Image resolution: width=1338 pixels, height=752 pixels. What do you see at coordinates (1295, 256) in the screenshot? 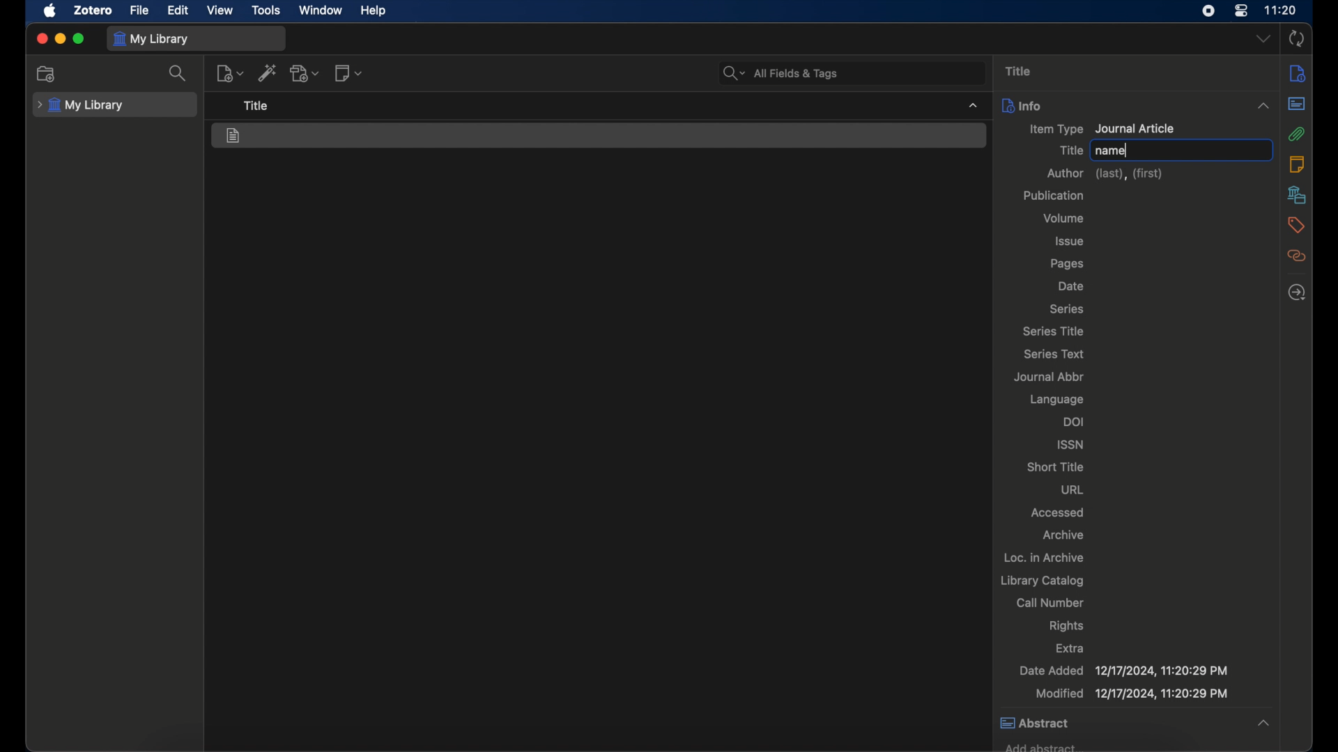
I see `related` at bounding box center [1295, 256].